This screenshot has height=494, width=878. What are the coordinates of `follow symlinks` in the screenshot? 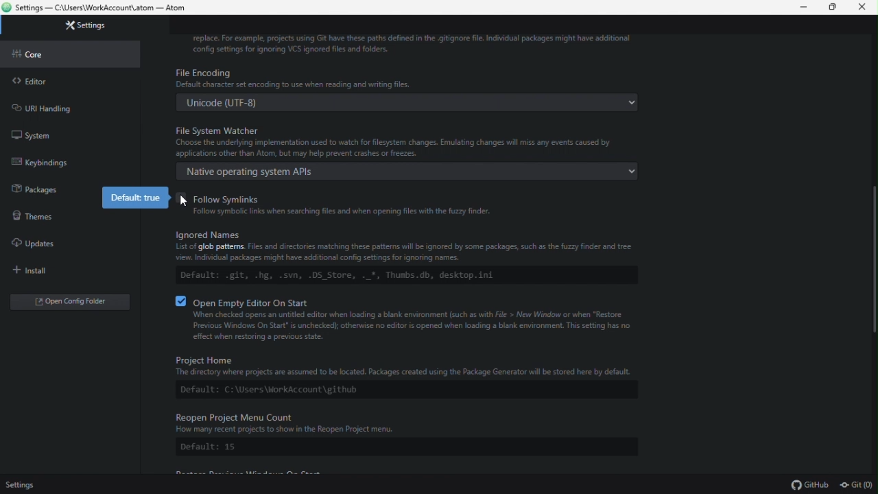 It's located at (418, 204).